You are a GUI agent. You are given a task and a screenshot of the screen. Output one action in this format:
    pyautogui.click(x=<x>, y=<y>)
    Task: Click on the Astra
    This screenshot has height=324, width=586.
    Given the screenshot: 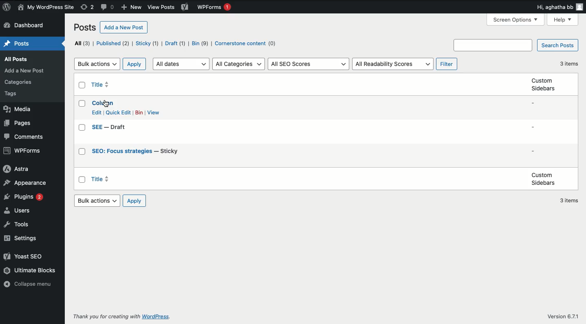 What is the action you would take?
    pyautogui.click(x=19, y=169)
    